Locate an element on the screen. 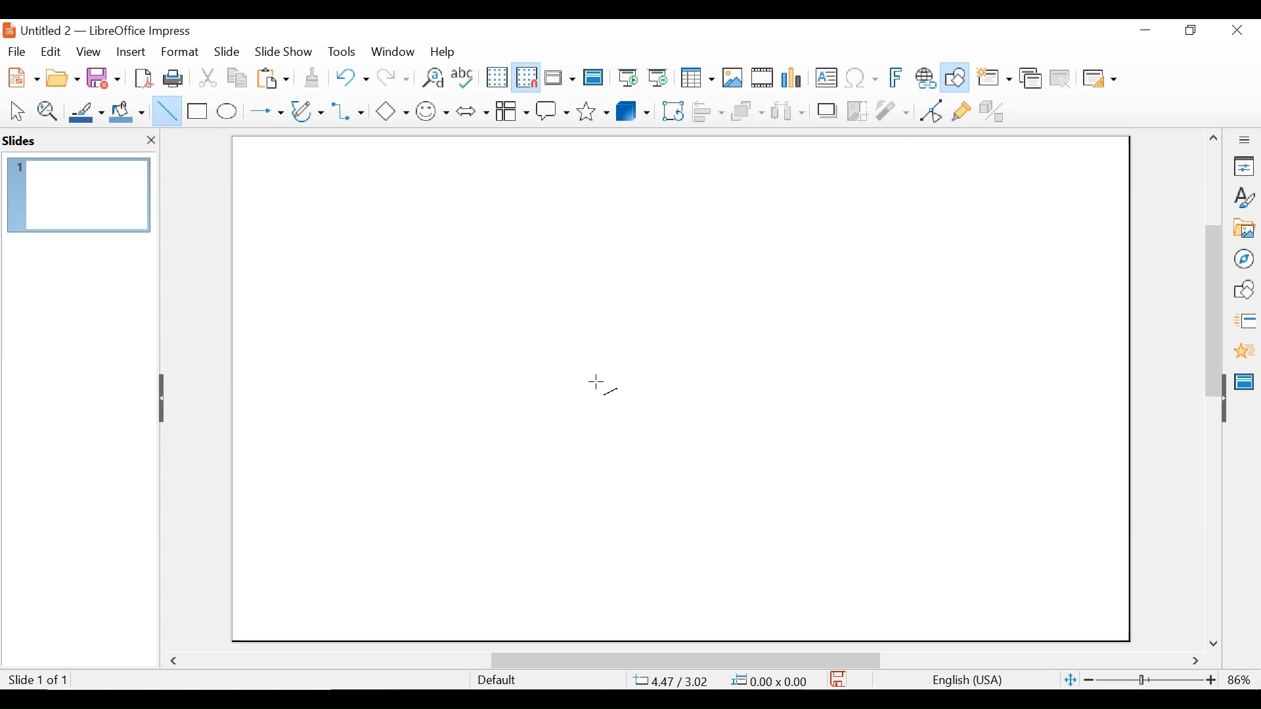 The width and height of the screenshot is (1261, 709). Insert Line is located at coordinates (168, 112).